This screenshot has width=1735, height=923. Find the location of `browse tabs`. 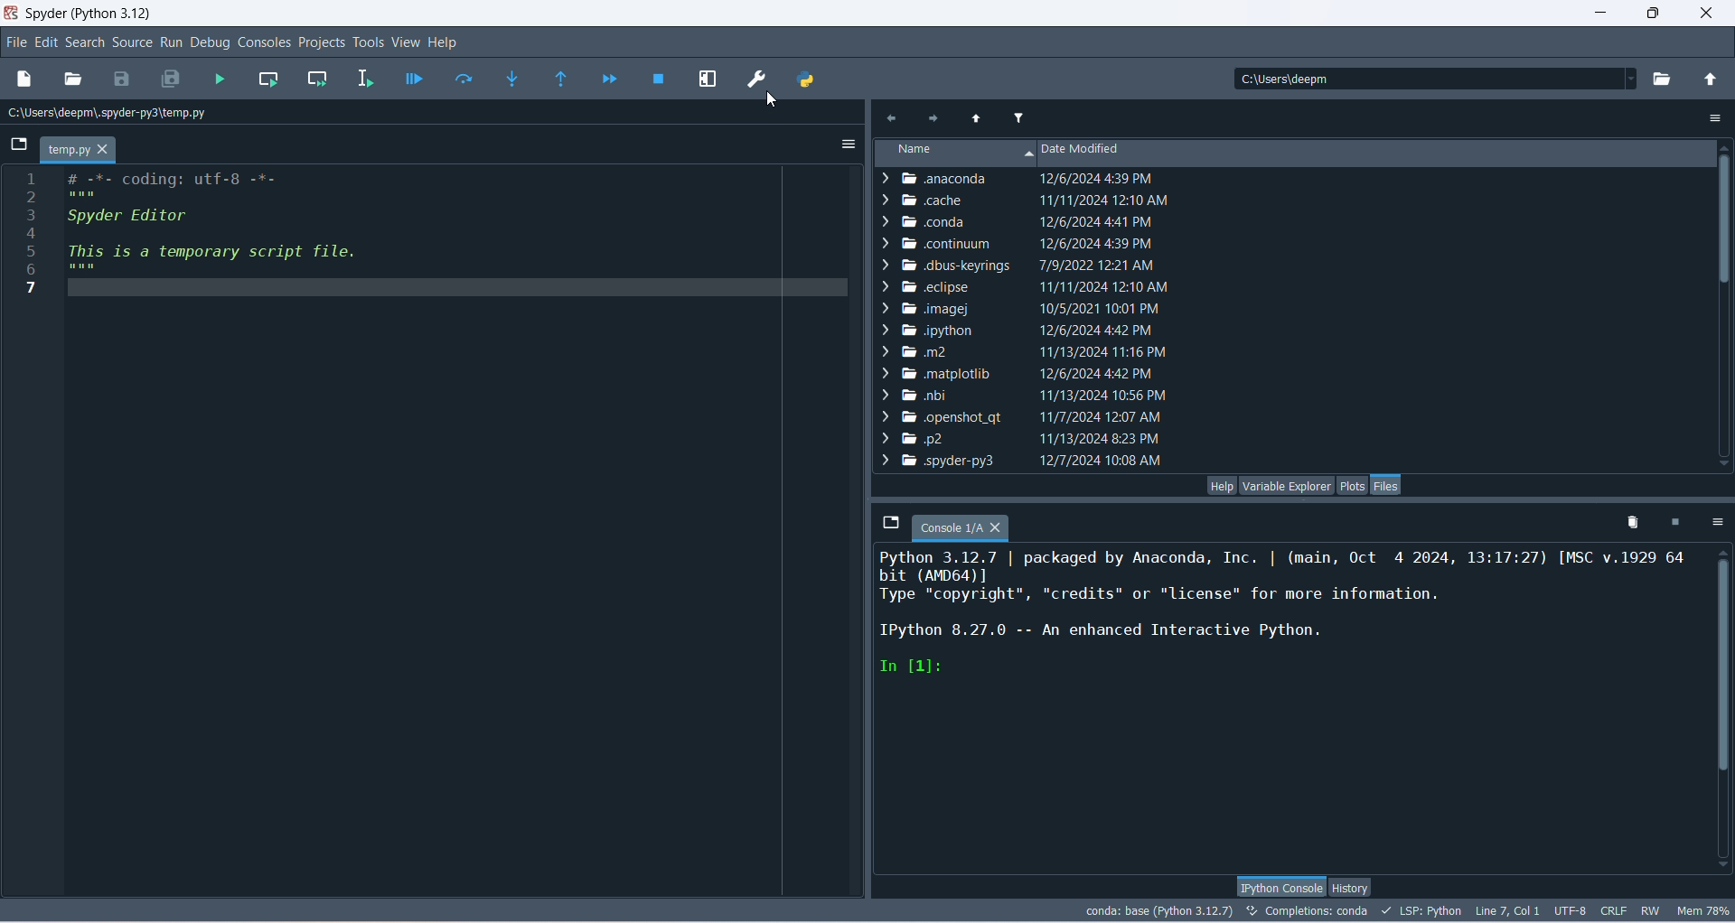

browse tabs is located at coordinates (15, 145).